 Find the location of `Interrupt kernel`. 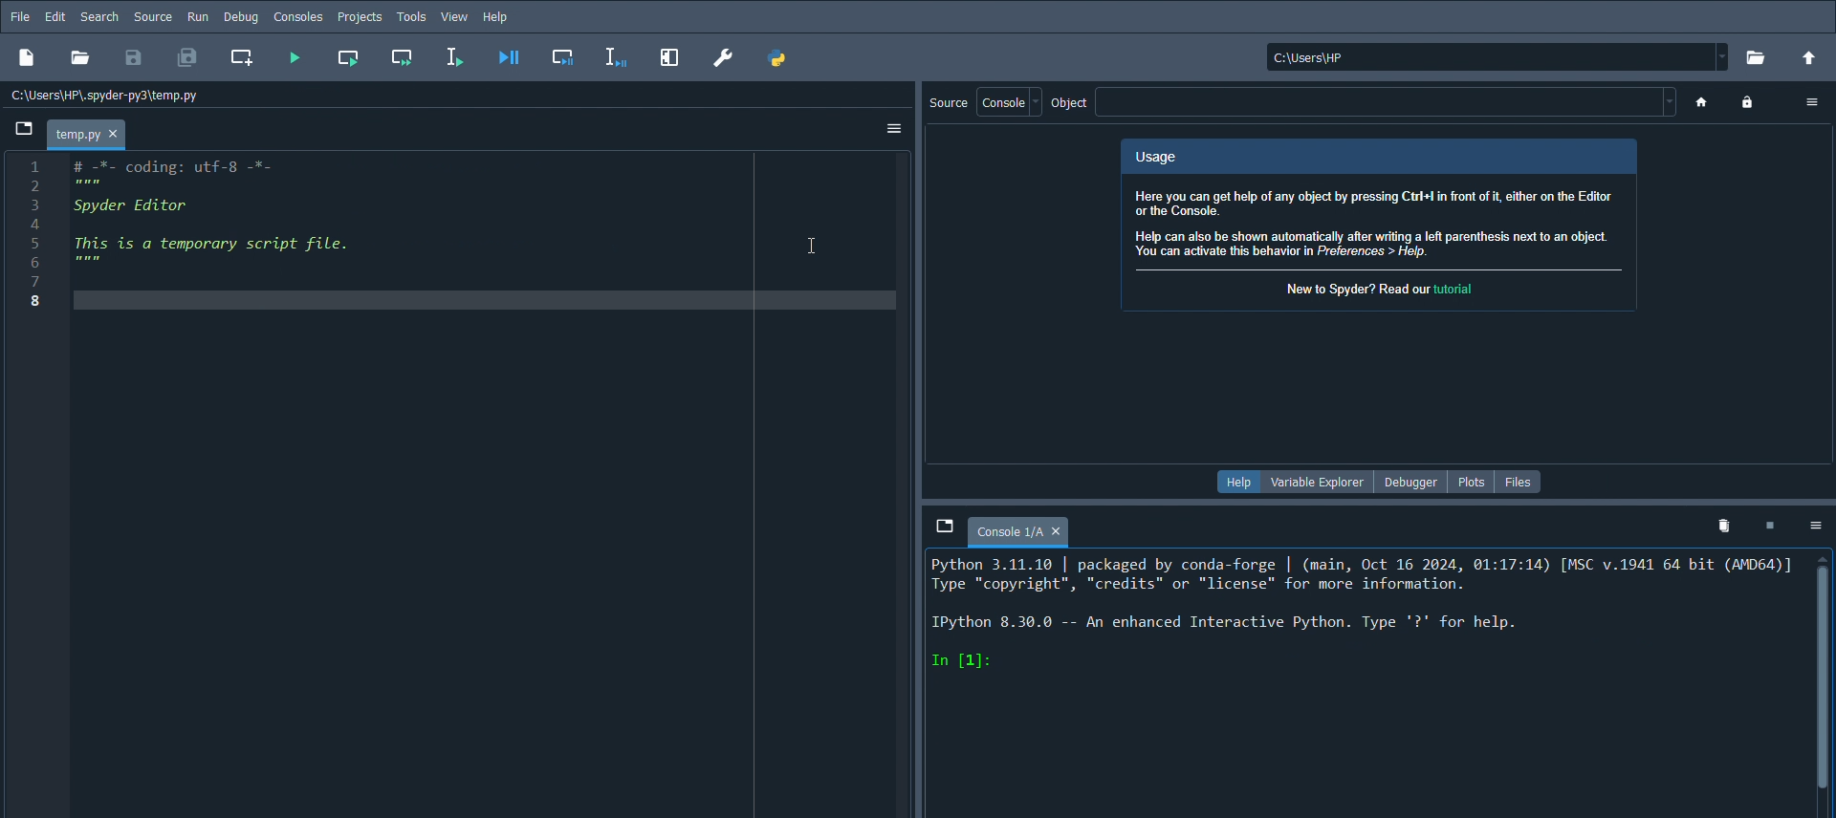

Interrupt kernel is located at coordinates (1763, 526).